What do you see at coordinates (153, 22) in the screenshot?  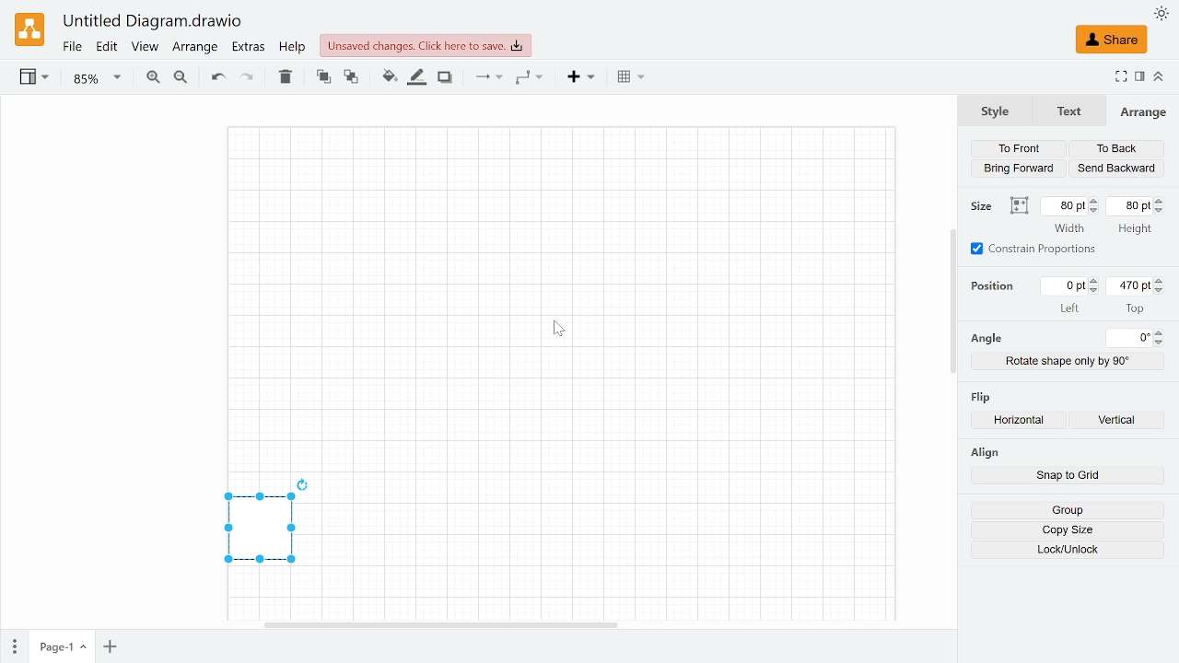 I see `Untitled Diagram.draw.io` at bounding box center [153, 22].